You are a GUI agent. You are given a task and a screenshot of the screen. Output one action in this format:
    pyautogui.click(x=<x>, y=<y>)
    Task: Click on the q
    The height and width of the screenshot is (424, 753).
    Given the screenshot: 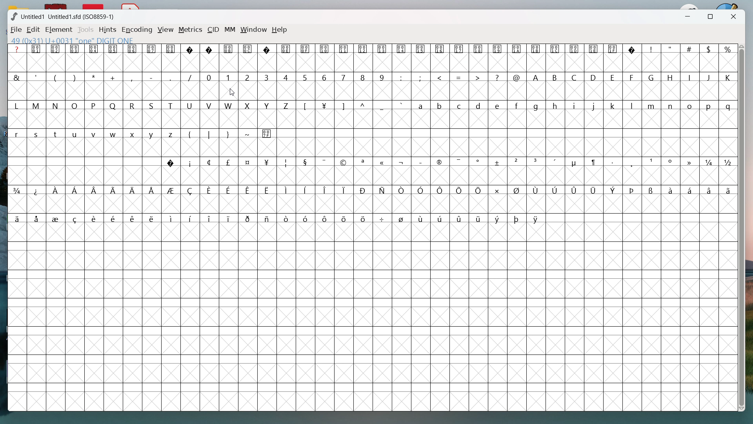 What is the action you would take?
    pyautogui.click(x=728, y=105)
    